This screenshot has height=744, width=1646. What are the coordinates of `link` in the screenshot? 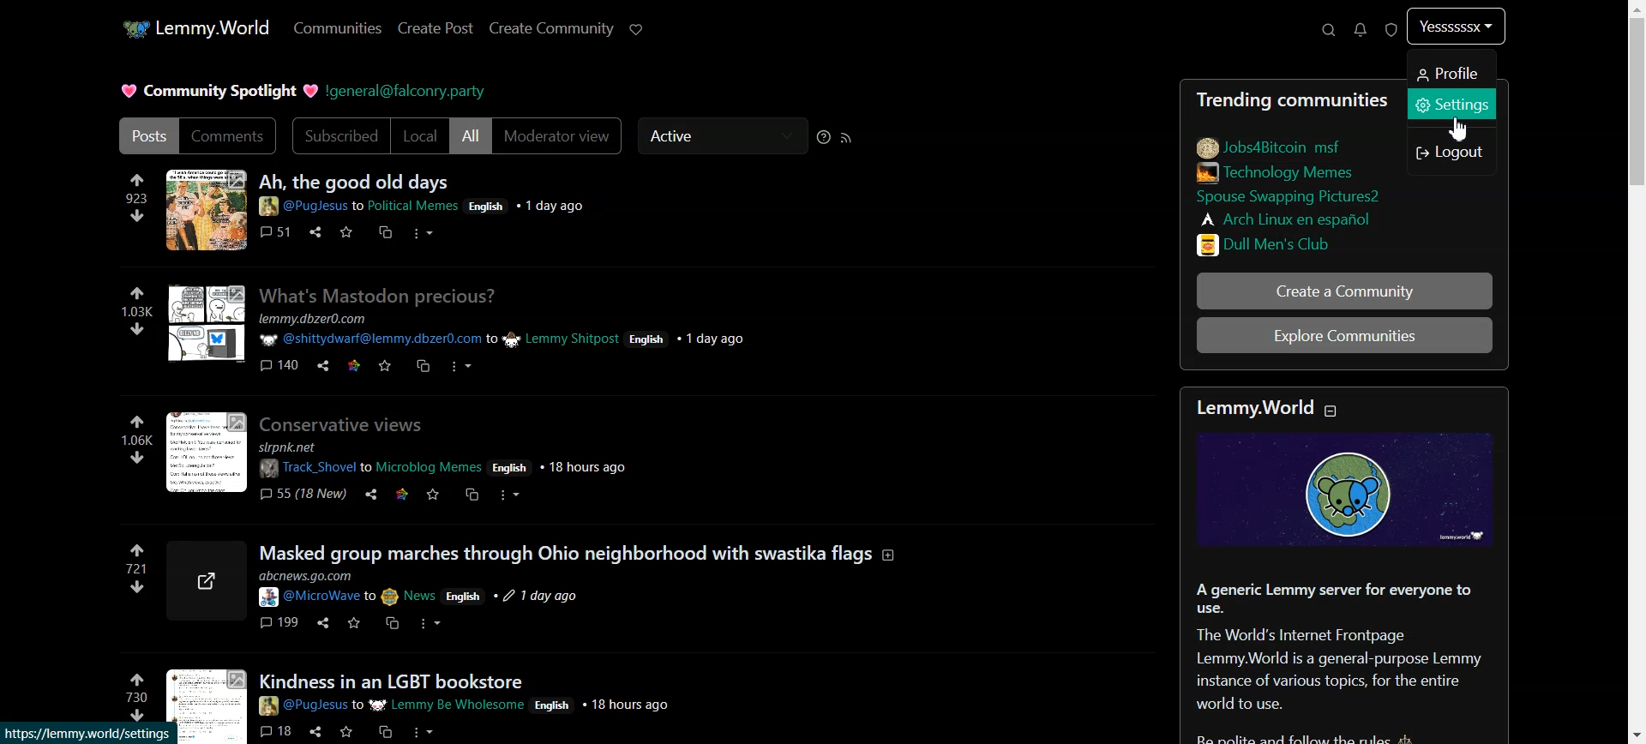 It's located at (400, 492).